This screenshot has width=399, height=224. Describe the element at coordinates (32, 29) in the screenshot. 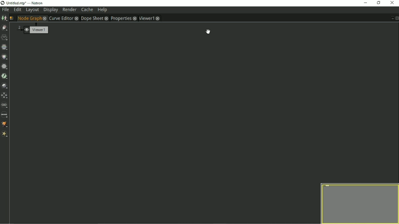

I see `Viewer1` at that location.